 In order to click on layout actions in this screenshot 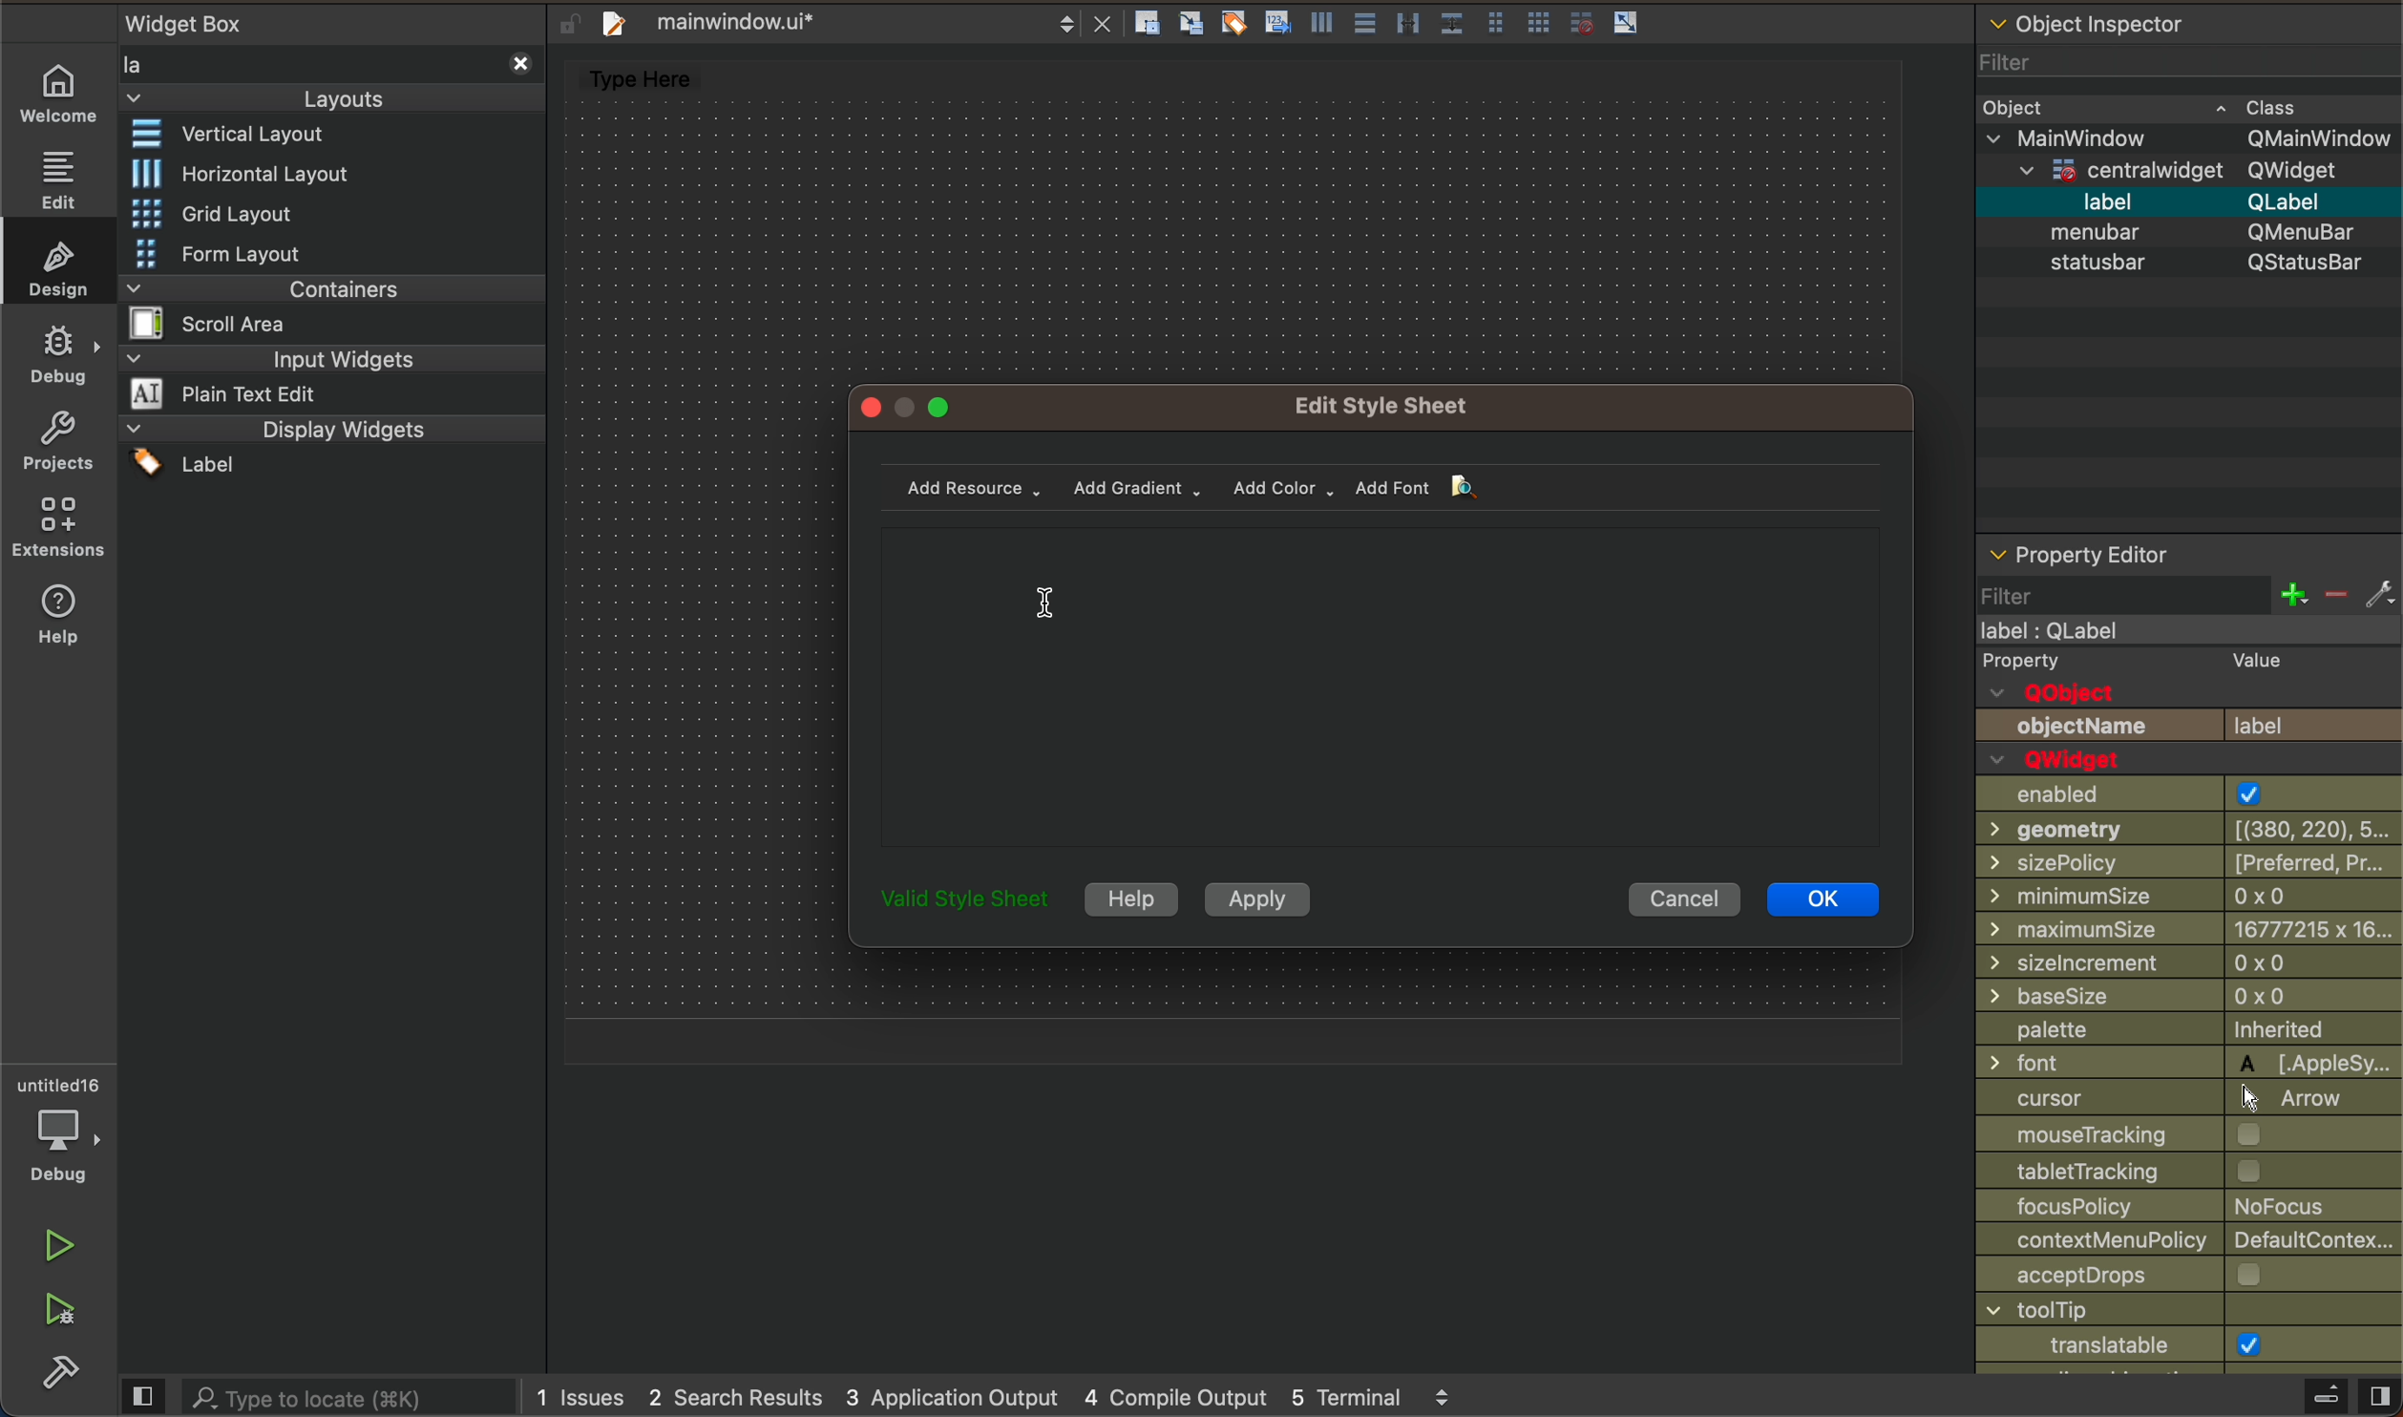, I will do `click(1402, 20)`.